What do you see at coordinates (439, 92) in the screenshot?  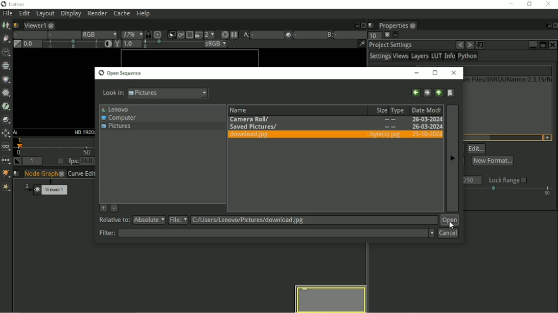 I see `Go to parent directory` at bounding box center [439, 92].